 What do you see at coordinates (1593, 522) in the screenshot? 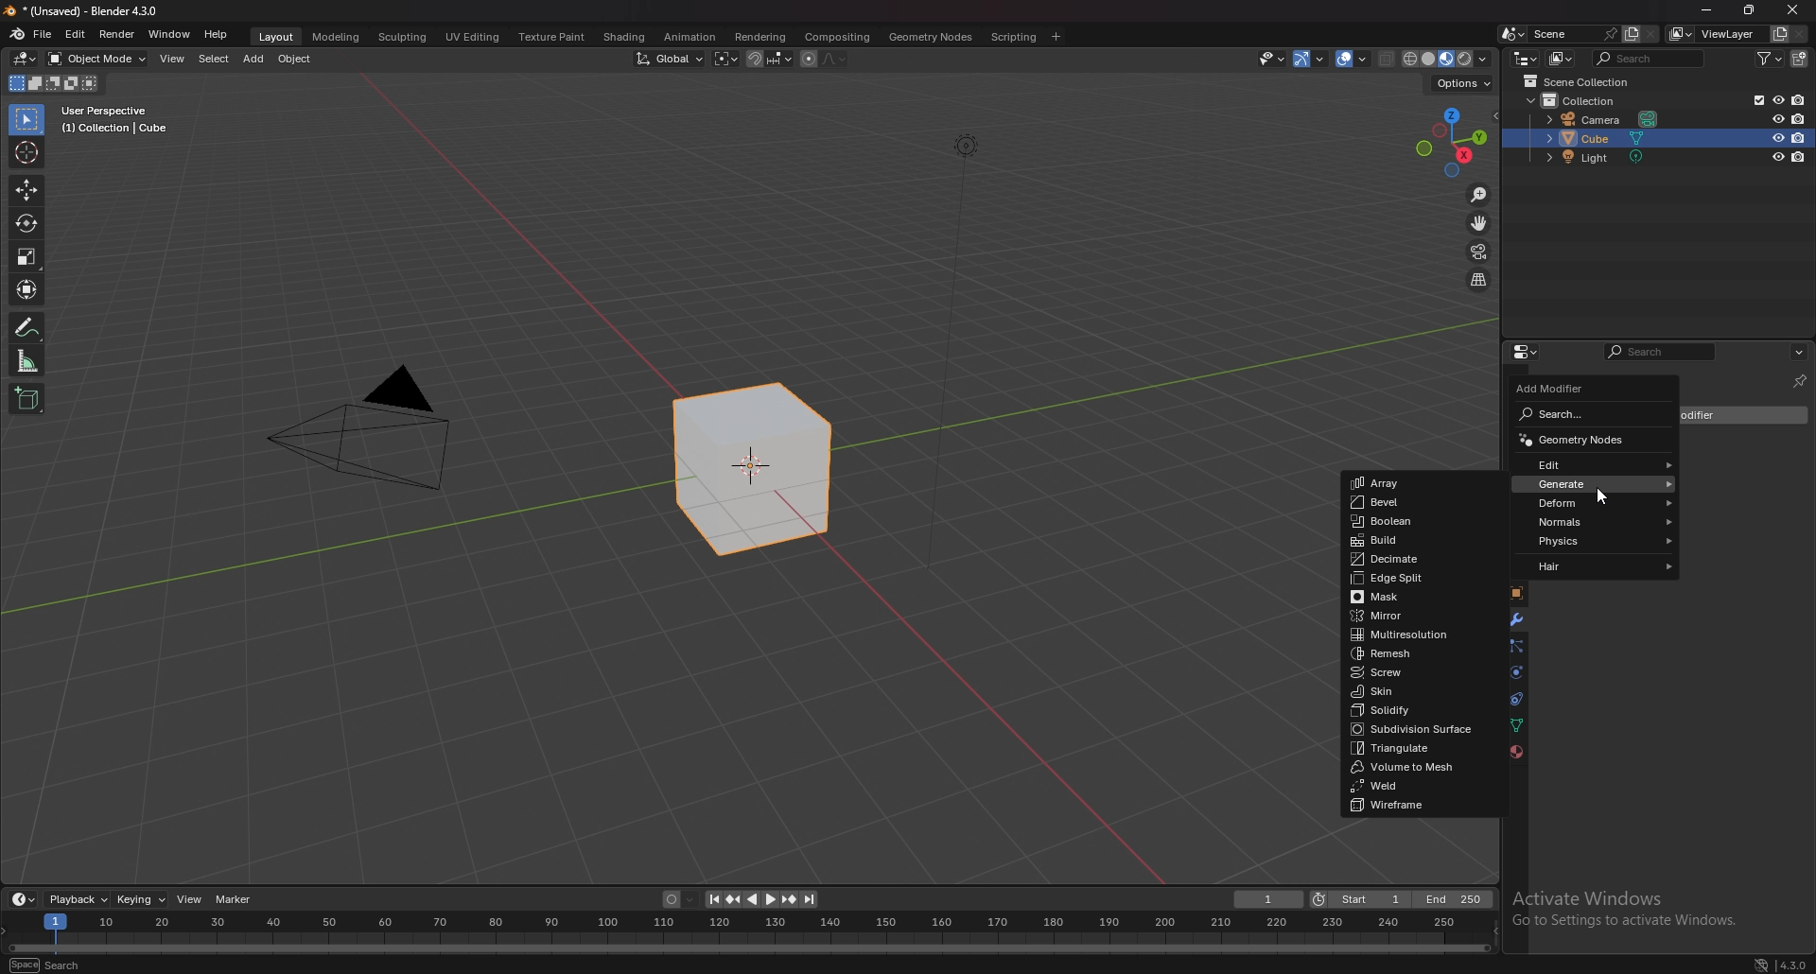
I see `normals` at bounding box center [1593, 522].